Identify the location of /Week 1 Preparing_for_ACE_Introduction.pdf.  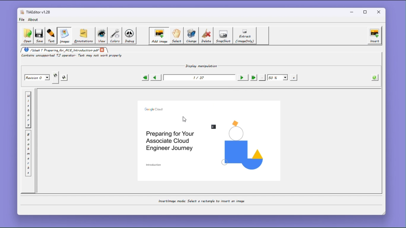
(60, 50).